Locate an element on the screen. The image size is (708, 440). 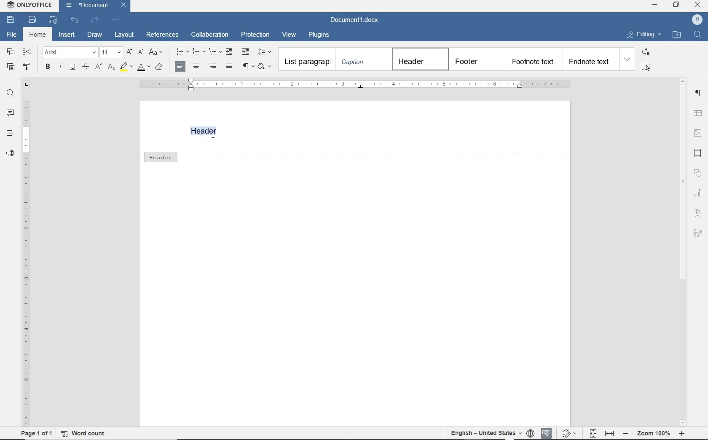
EXPAND is located at coordinates (628, 60).